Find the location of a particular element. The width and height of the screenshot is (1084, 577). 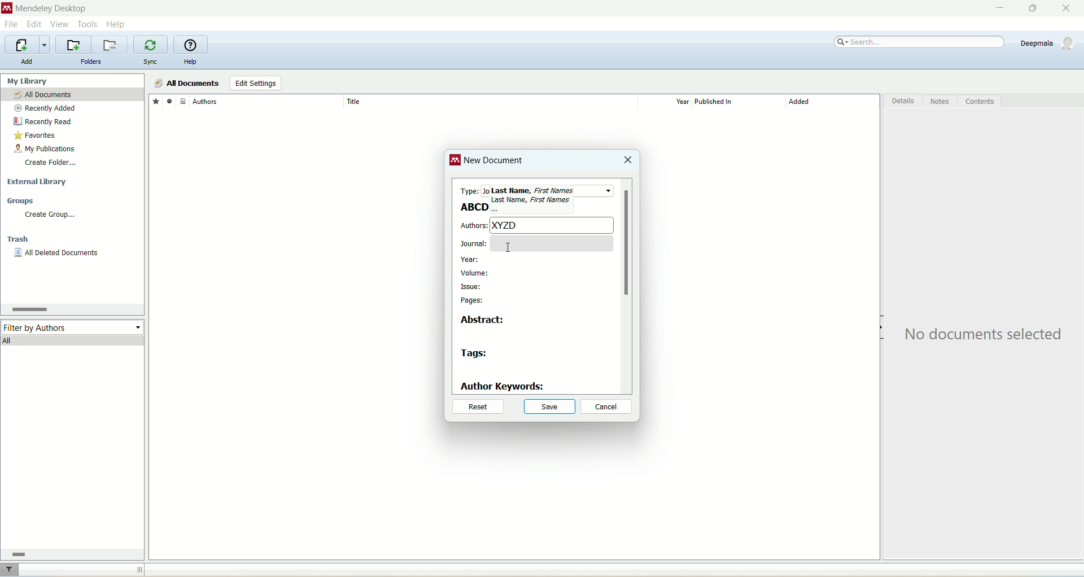

content is located at coordinates (980, 102).